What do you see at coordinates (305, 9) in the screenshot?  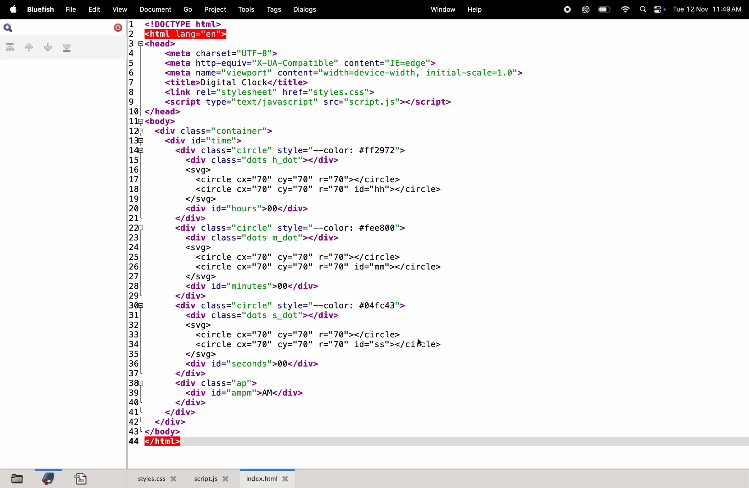 I see `dialogs` at bounding box center [305, 9].